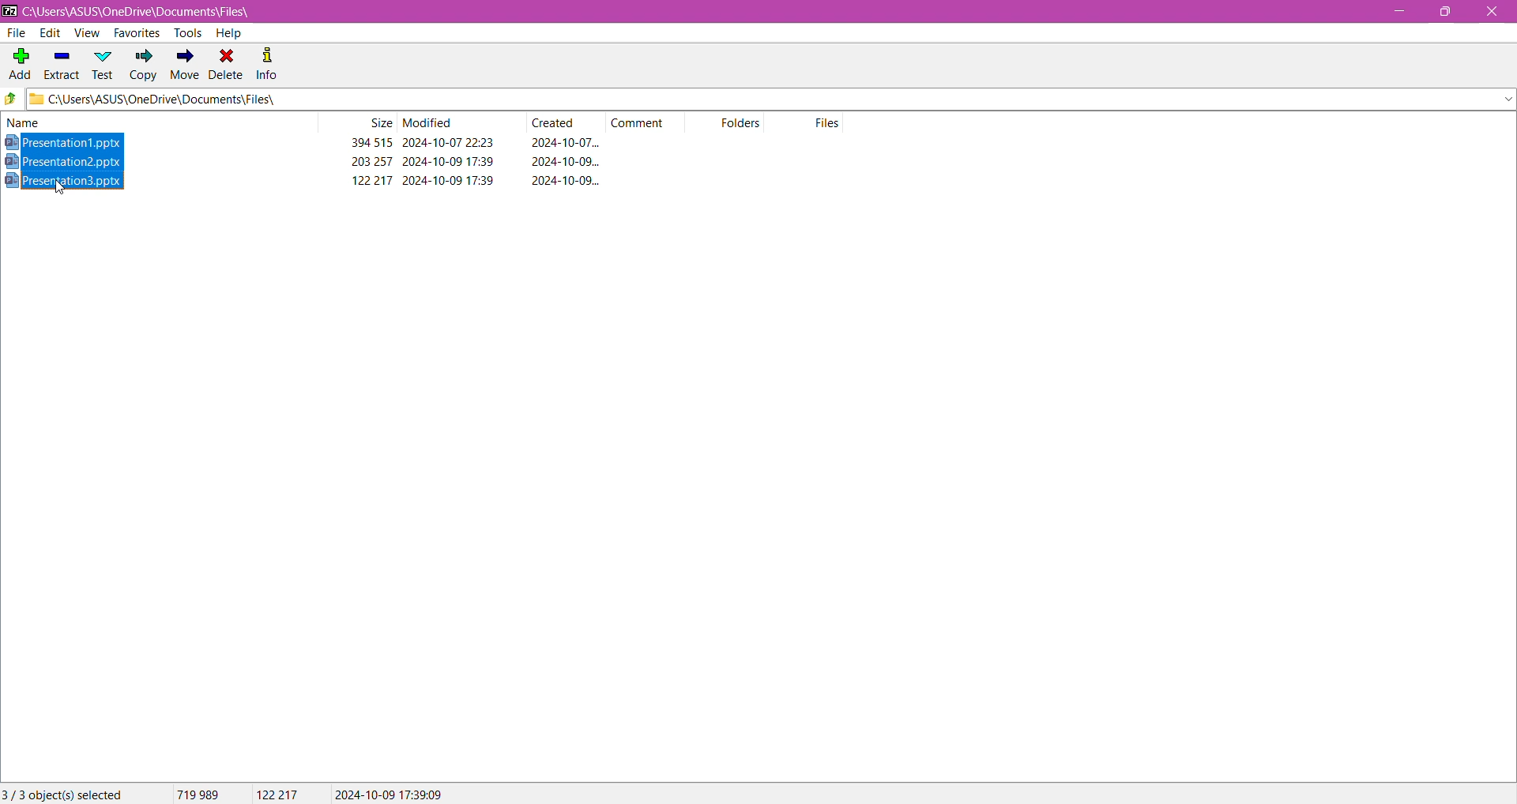 This screenshot has width=1517, height=804. What do you see at coordinates (183, 66) in the screenshot?
I see `Move` at bounding box center [183, 66].